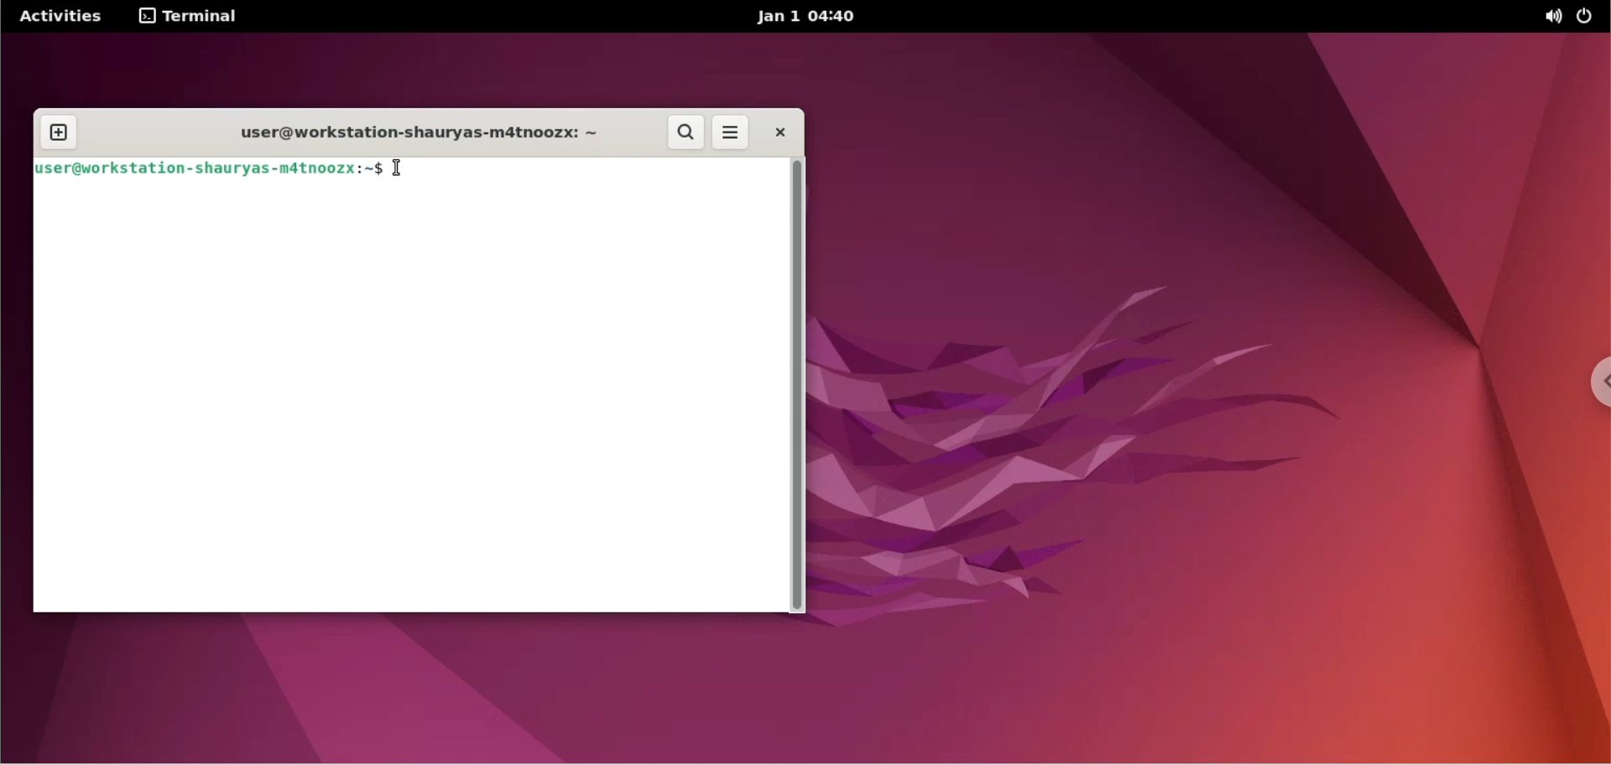  I want to click on cursor, so click(399, 169).